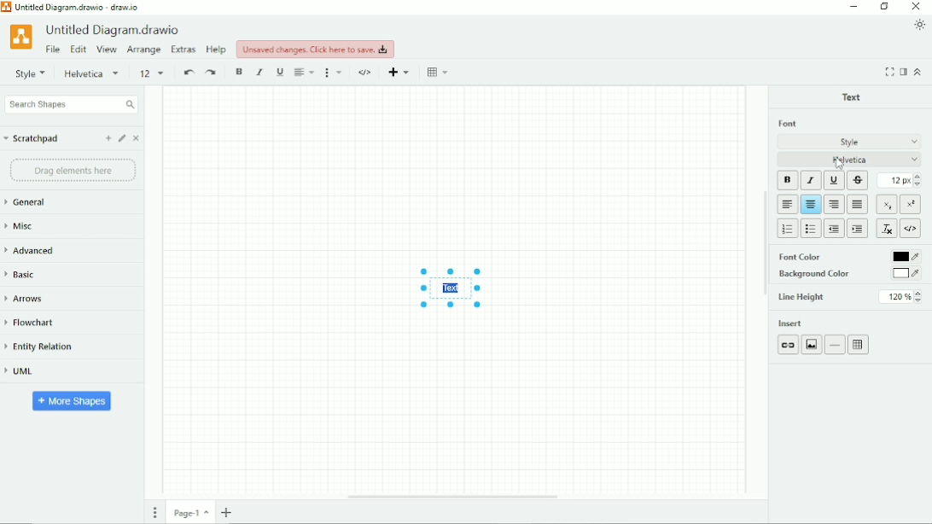 The width and height of the screenshot is (932, 524). I want to click on Bold, so click(239, 72).